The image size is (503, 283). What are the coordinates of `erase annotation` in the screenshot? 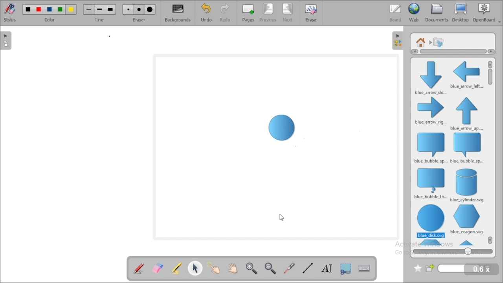 It's located at (158, 268).